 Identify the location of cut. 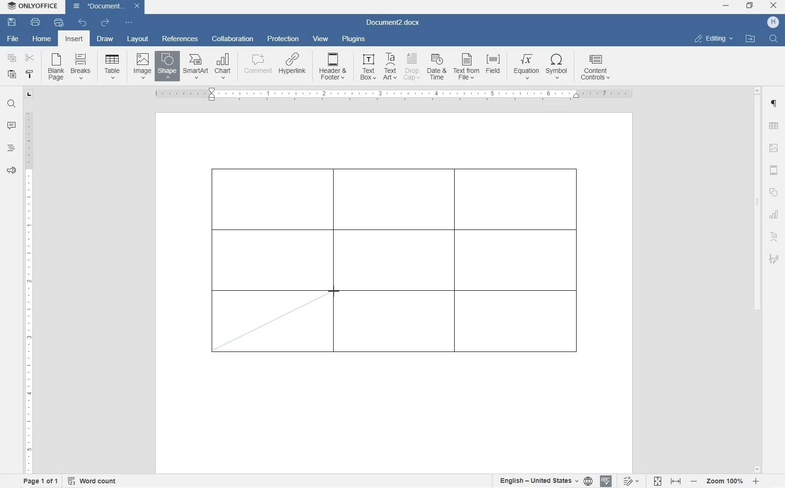
(29, 58).